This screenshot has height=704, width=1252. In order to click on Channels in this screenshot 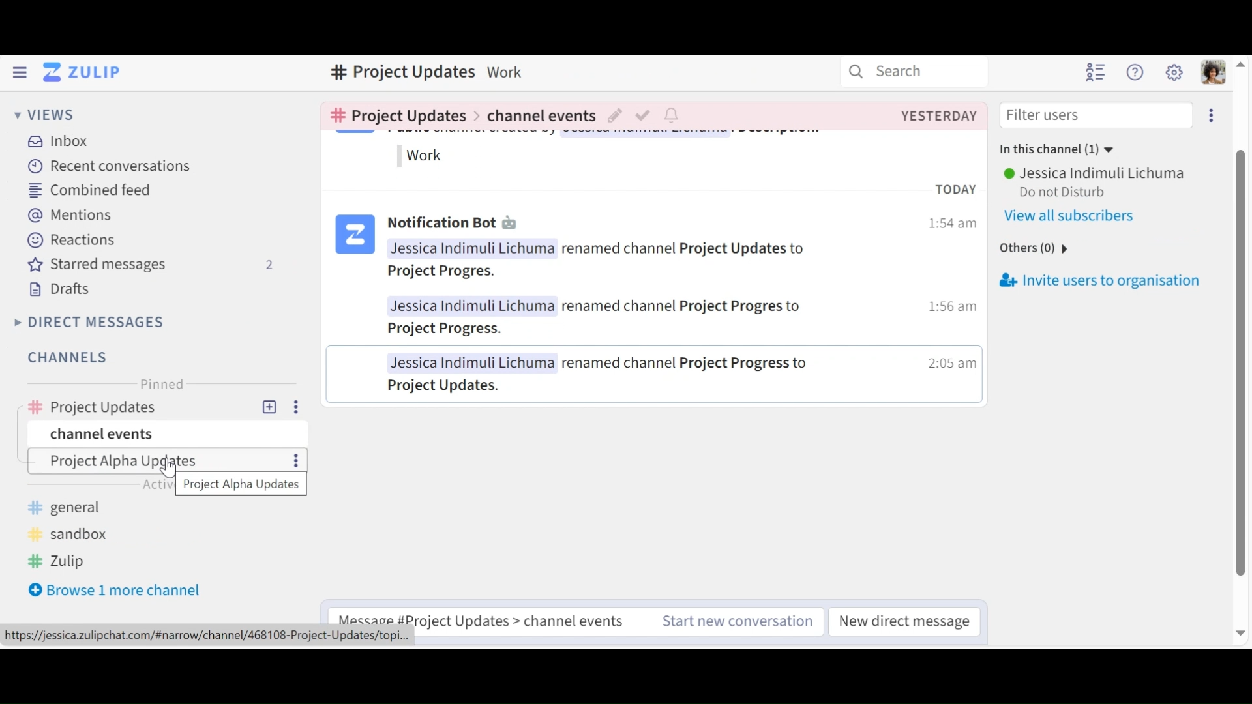, I will do `click(72, 359)`.